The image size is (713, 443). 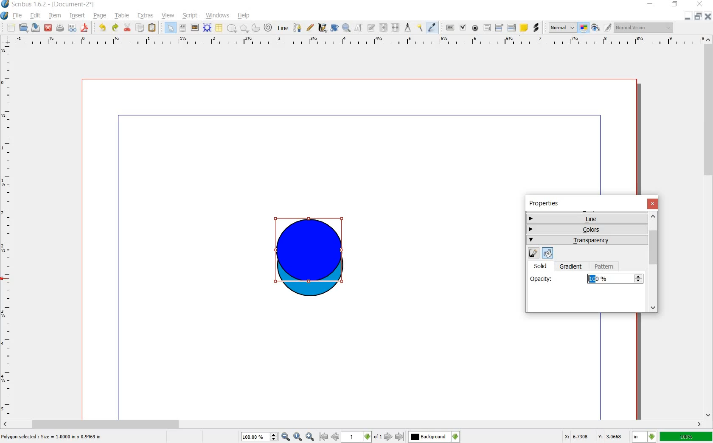 What do you see at coordinates (170, 28) in the screenshot?
I see `select item` at bounding box center [170, 28].